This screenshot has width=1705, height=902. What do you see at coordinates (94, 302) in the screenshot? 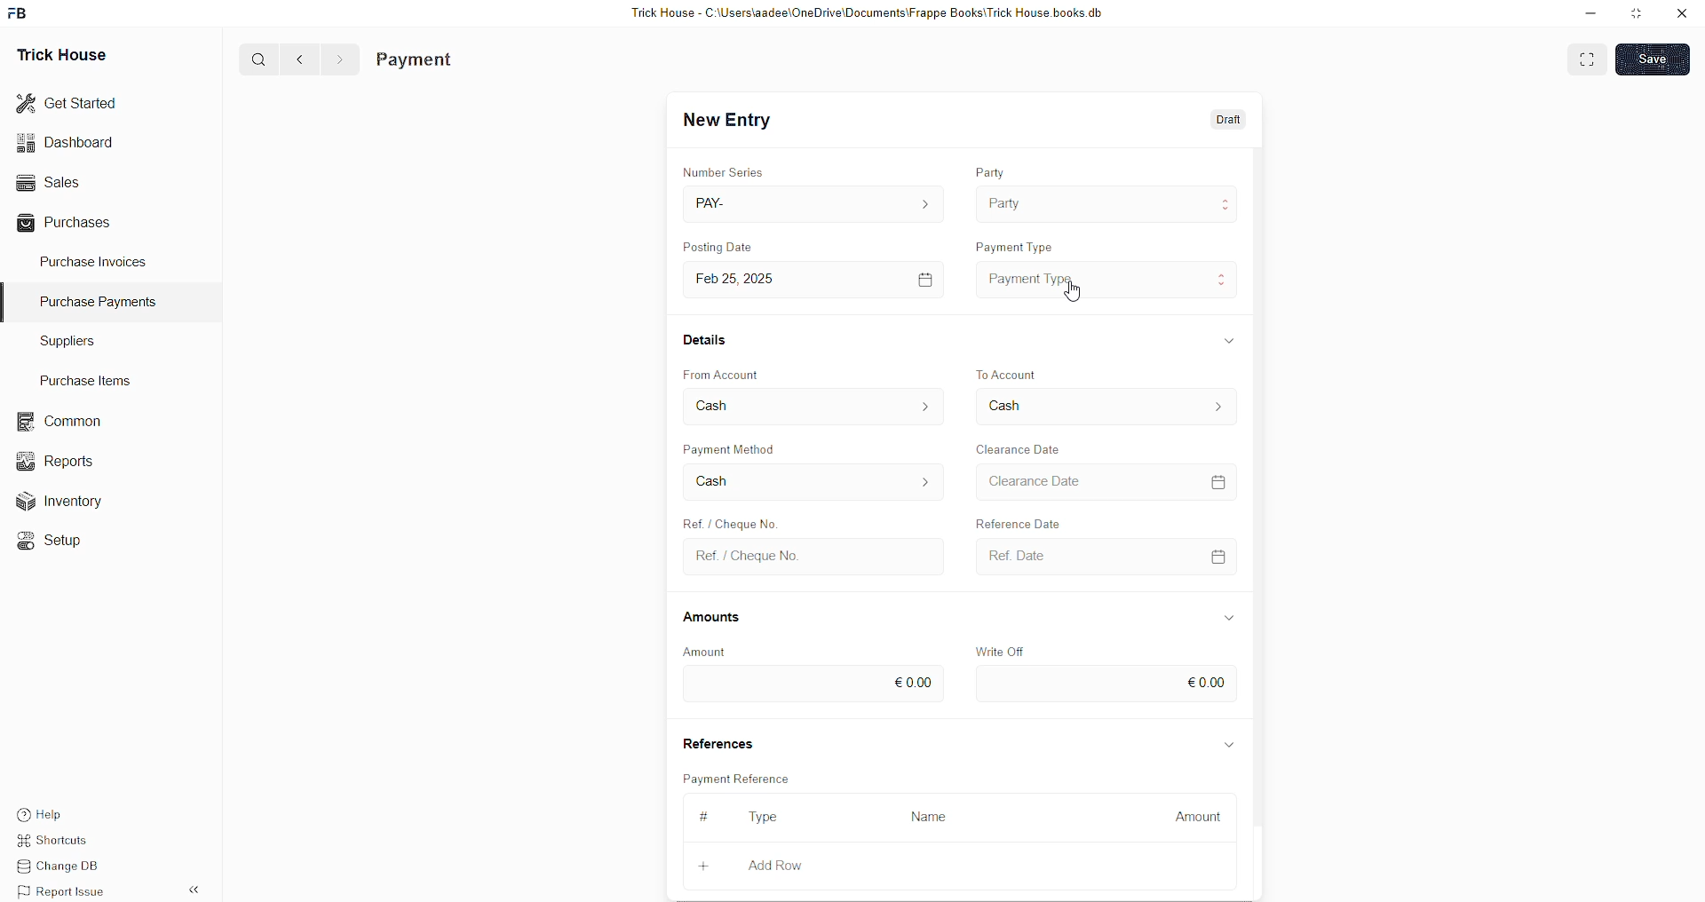
I see `Purchase PaymenTS` at bounding box center [94, 302].